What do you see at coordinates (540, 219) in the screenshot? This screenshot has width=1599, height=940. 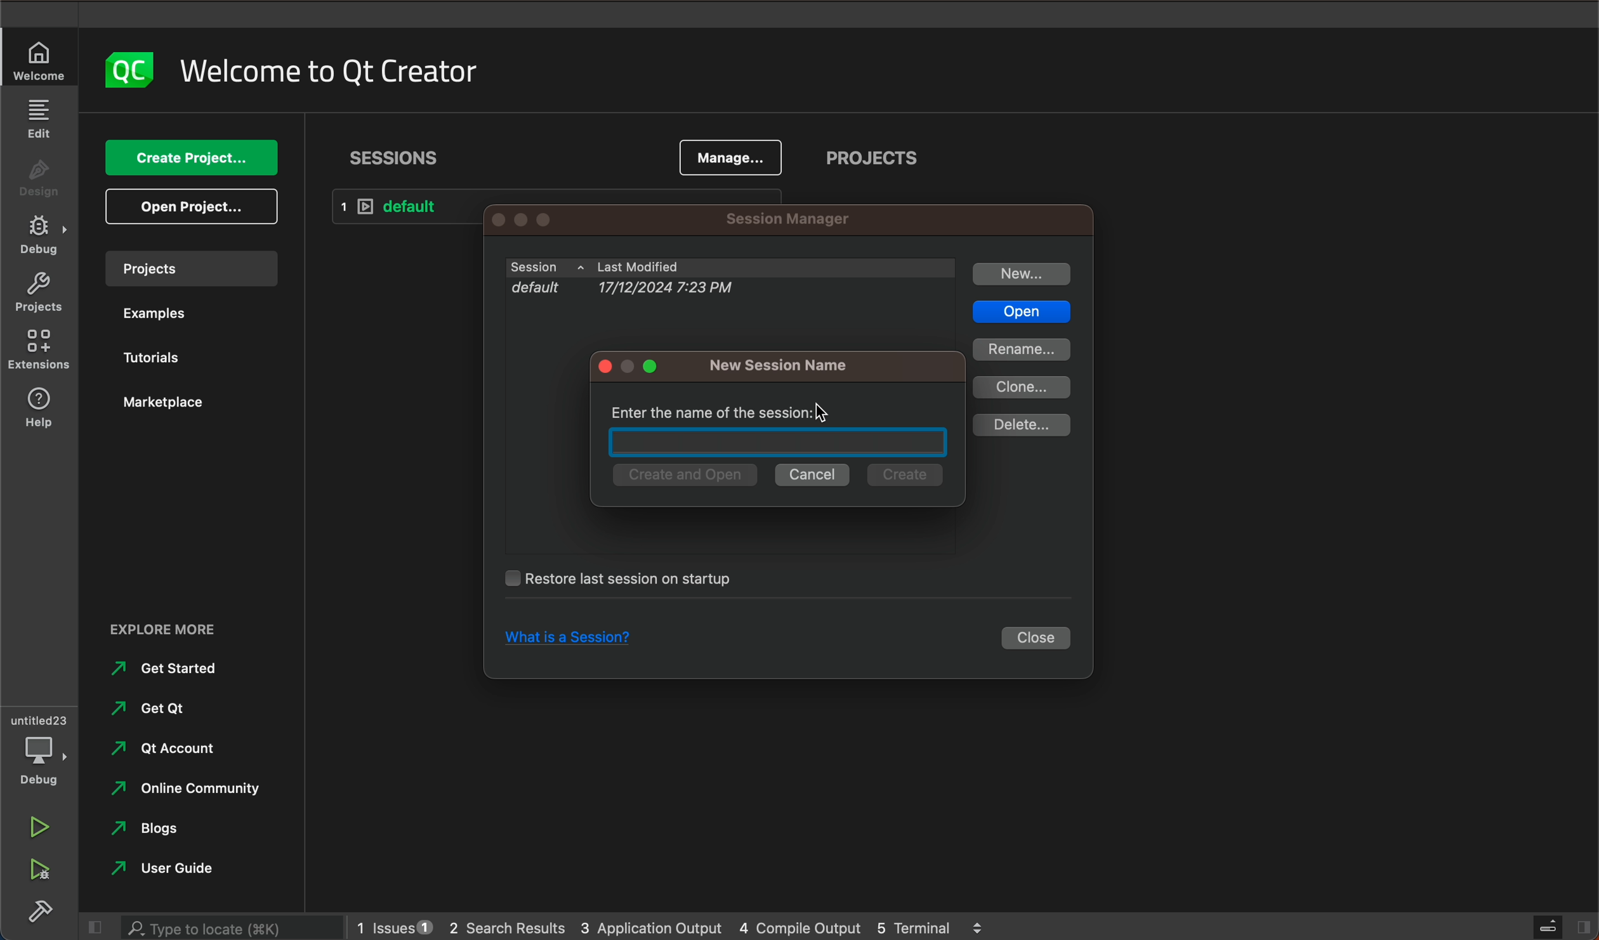 I see `window controls` at bounding box center [540, 219].